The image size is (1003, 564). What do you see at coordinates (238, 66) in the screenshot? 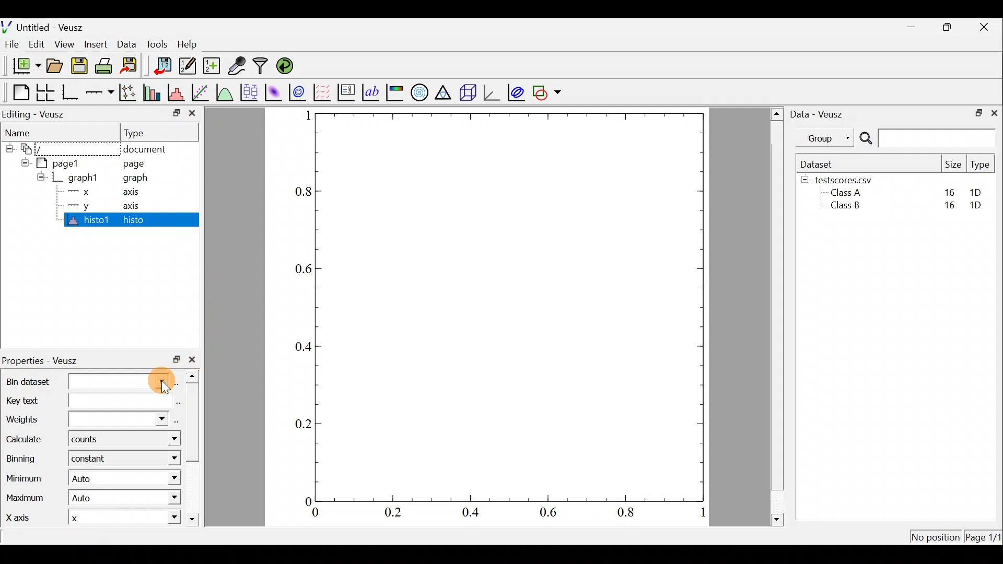
I see `Capture remote data` at bounding box center [238, 66].